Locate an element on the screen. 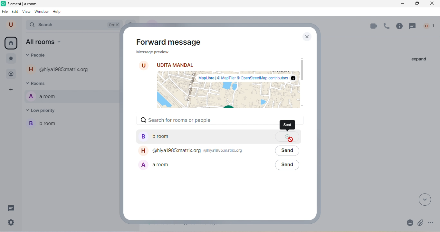 Image resolution: width=440 pixels, height=232 pixels. search for room or people is located at coordinates (219, 123).